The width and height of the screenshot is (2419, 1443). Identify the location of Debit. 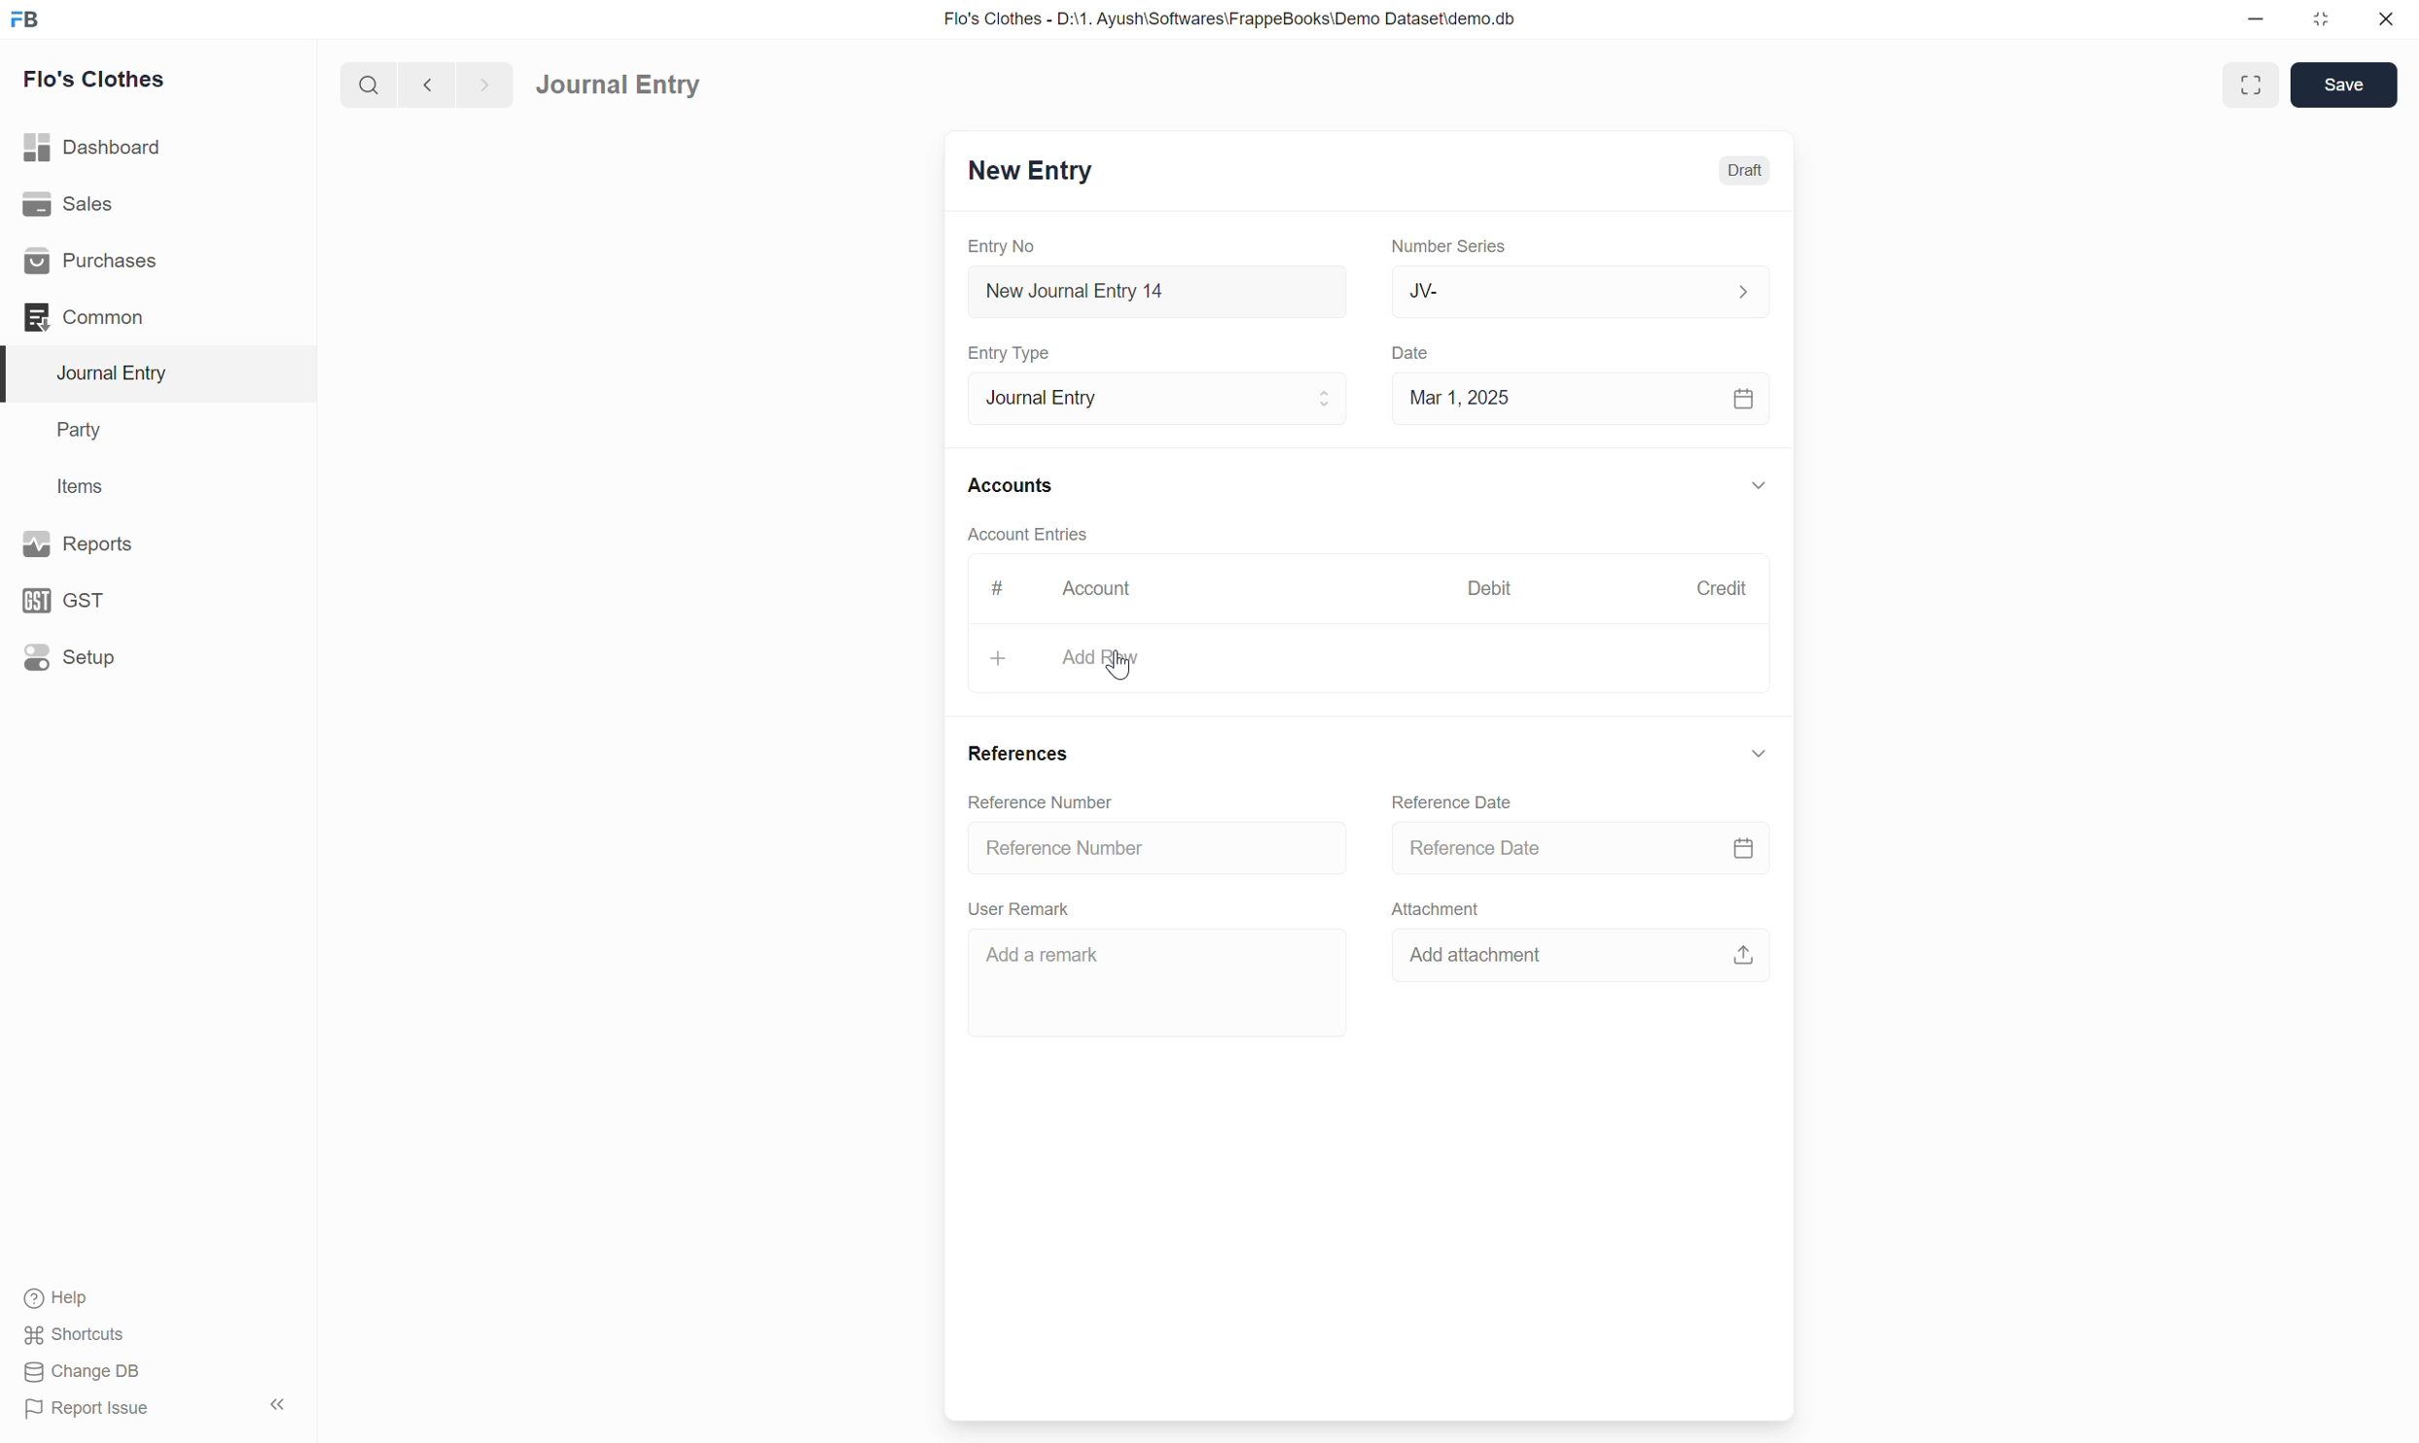
(1490, 586).